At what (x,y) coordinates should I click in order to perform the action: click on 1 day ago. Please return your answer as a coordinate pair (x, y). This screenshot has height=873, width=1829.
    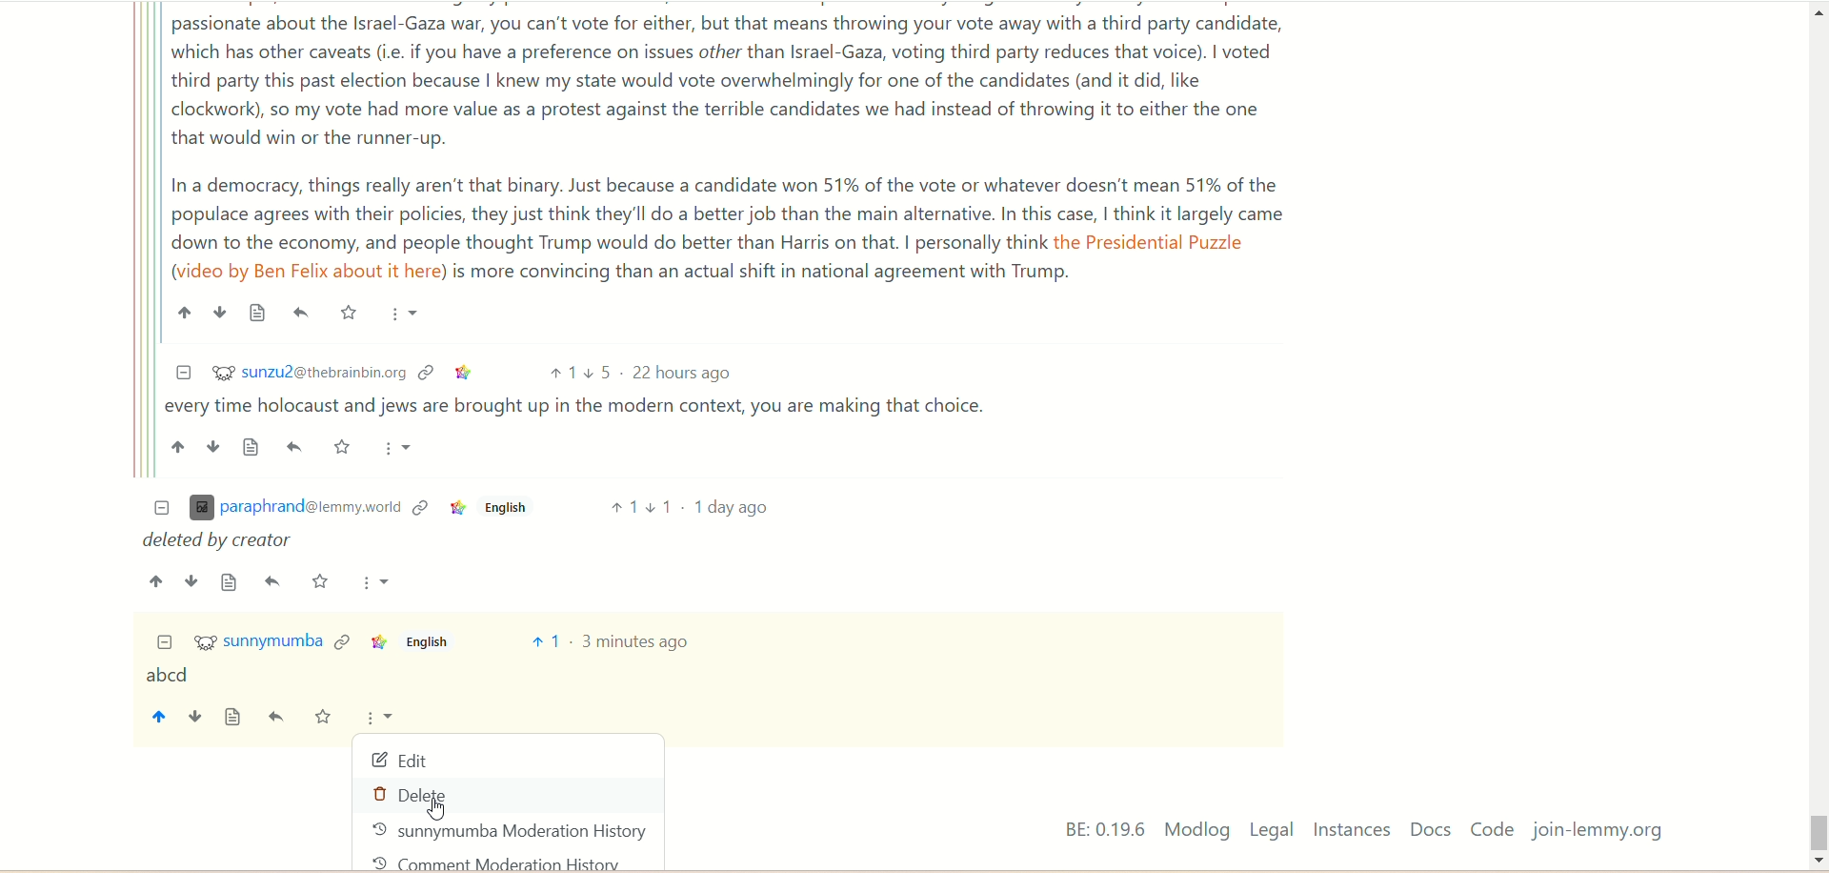
    Looking at the image, I should click on (732, 506).